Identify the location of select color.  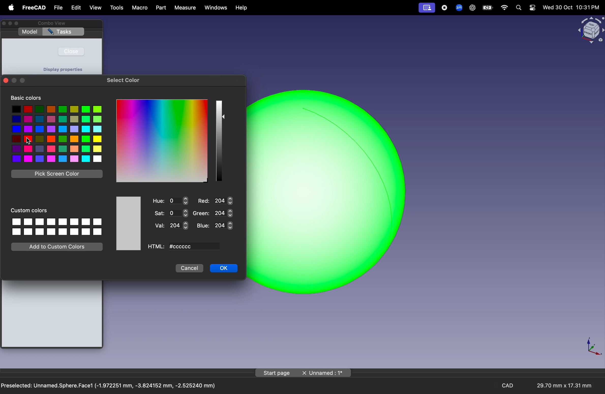
(124, 80).